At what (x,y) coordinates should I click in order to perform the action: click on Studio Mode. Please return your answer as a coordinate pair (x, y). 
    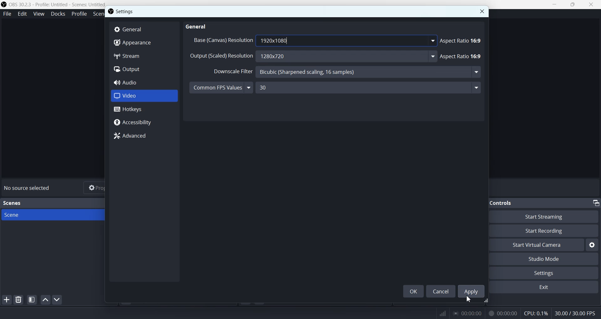
    Looking at the image, I should click on (547, 259).